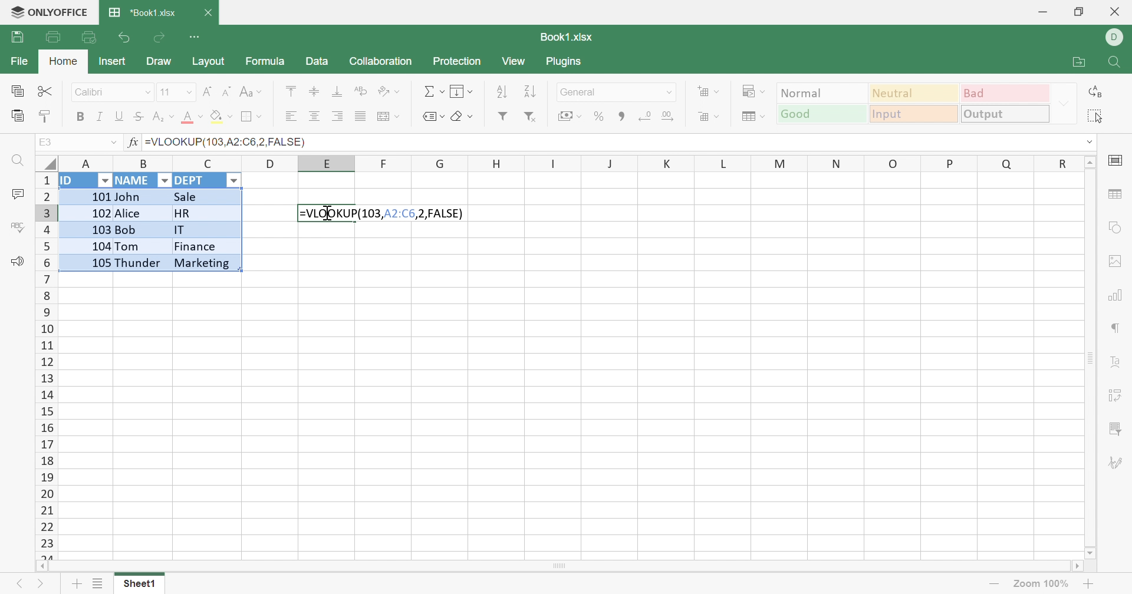 This screenshot has height=594, width=1132. I want to click on Normal, so click(825, 94).